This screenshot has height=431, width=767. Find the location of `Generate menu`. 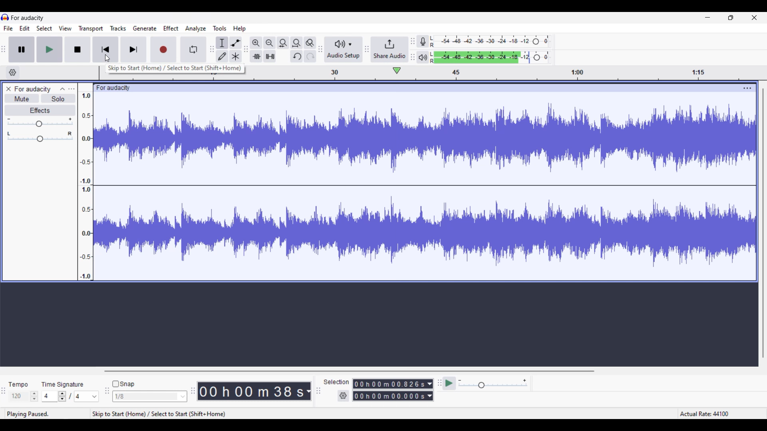

Generate menu is located at coordinates (145, 28).